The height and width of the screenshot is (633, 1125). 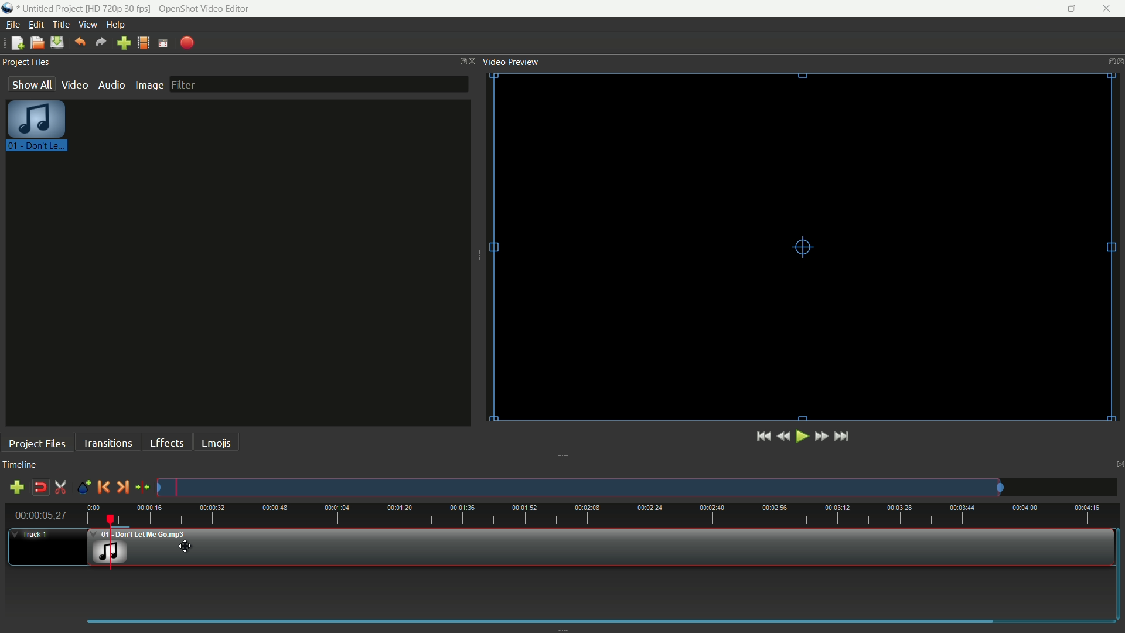 I want to click on show all, so click(x=31, y=84).